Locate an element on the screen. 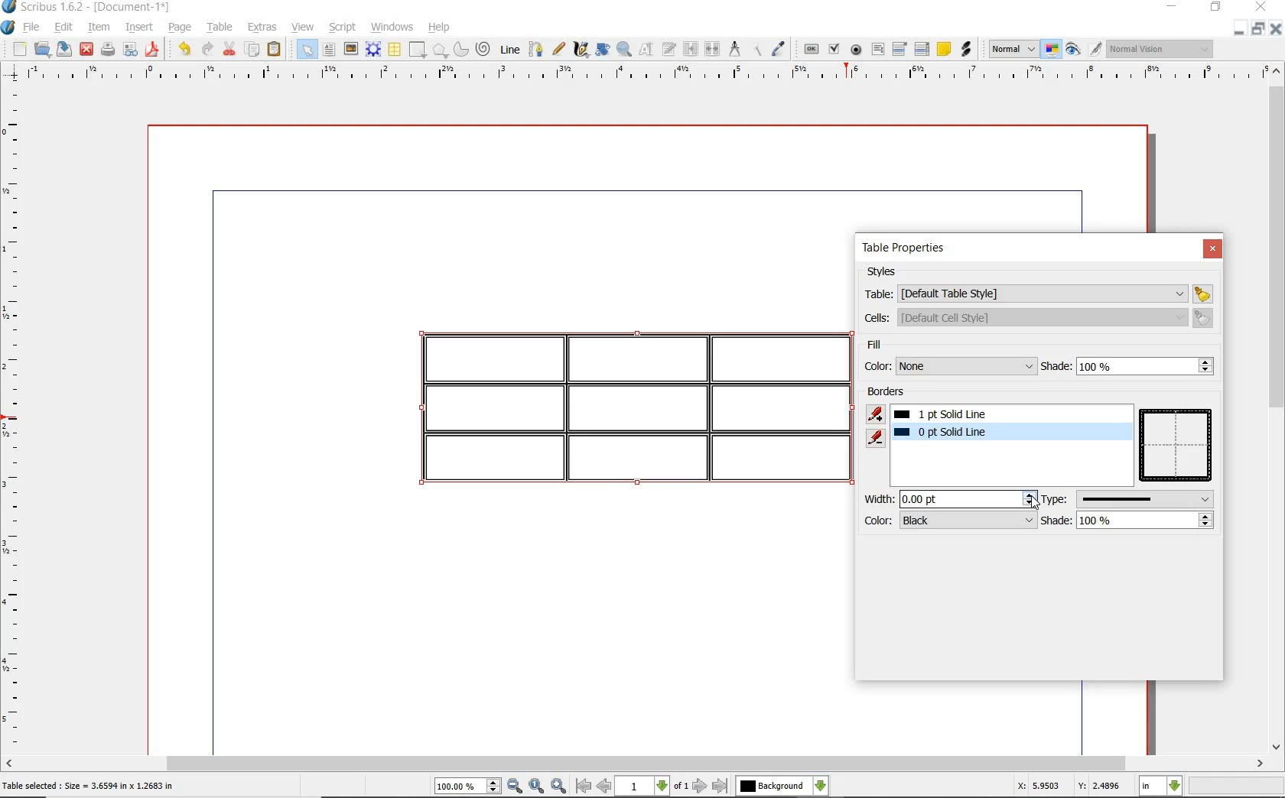 This screenshot has width=1285, height=798. border added is located at coordinates (991, 431).